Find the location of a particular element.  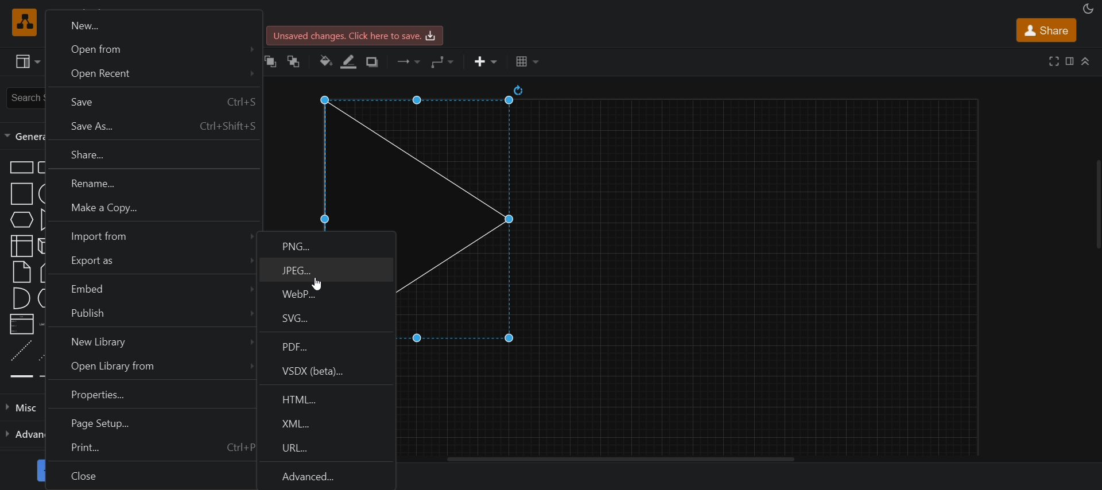

save is located at coordinates (357, 36).